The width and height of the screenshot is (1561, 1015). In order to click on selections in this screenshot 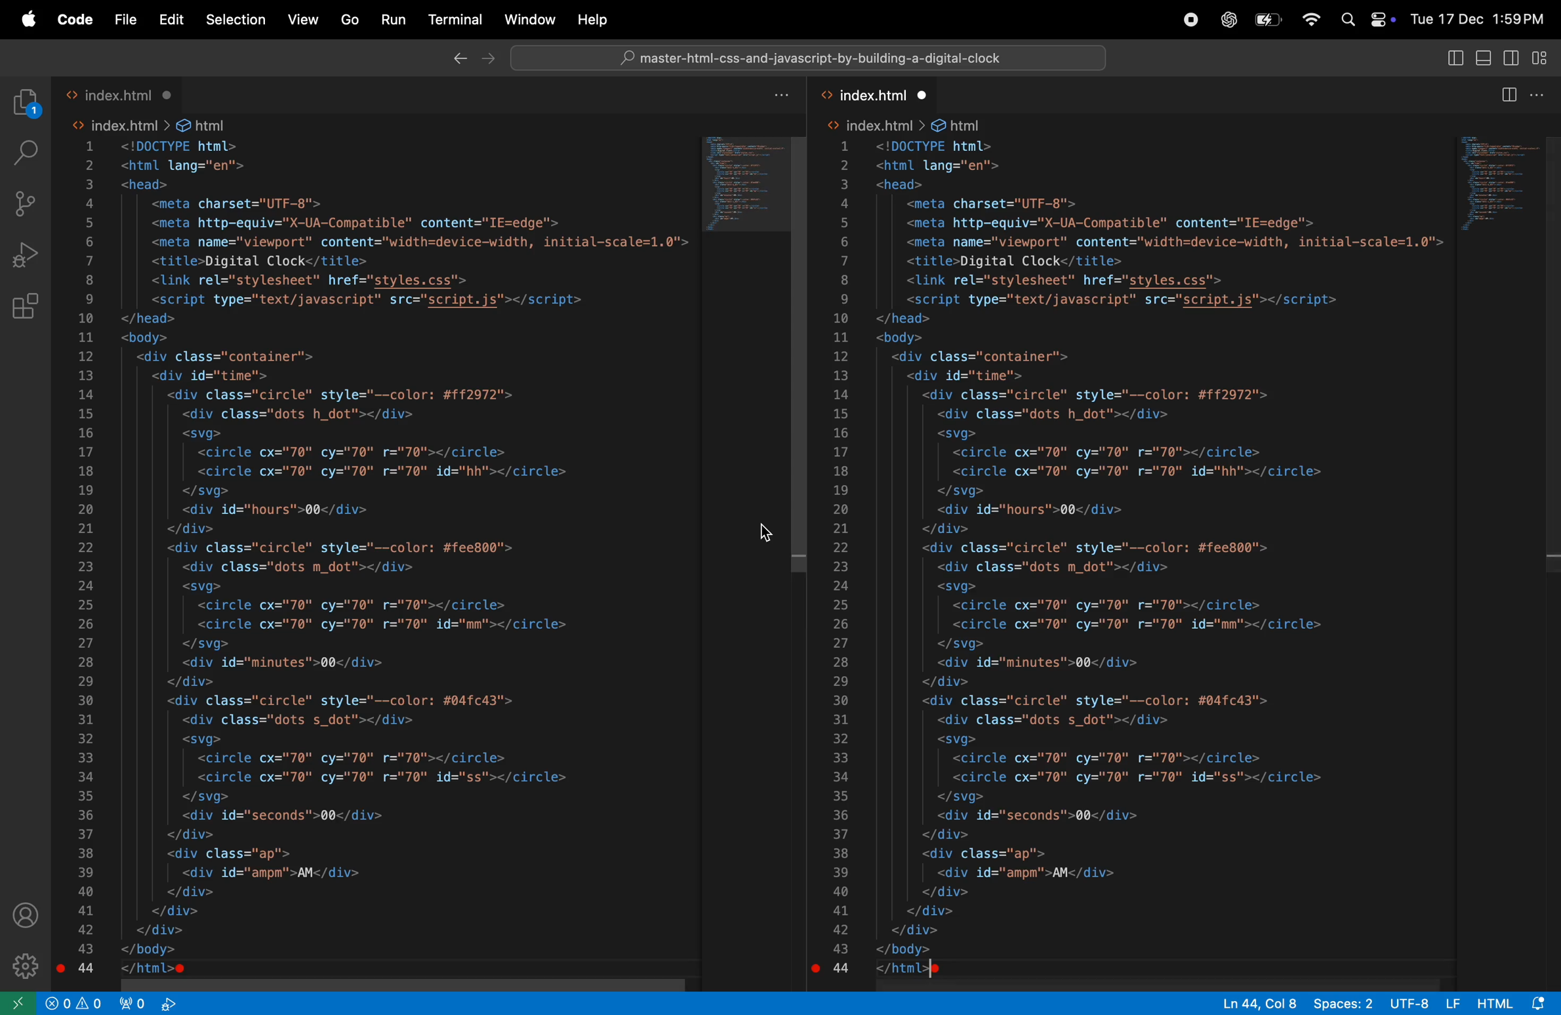, I will do `click(235, 20)`.